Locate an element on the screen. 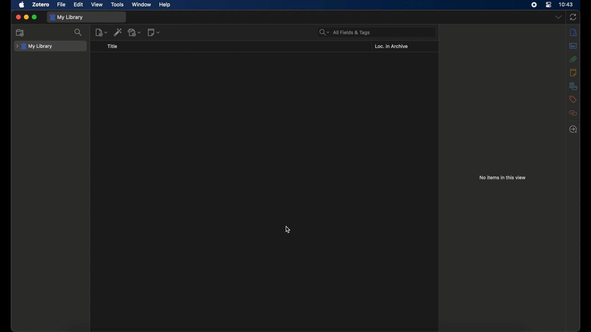 This screenshot has height=332, width=591. add attachments is located at coordinates (135, 32).